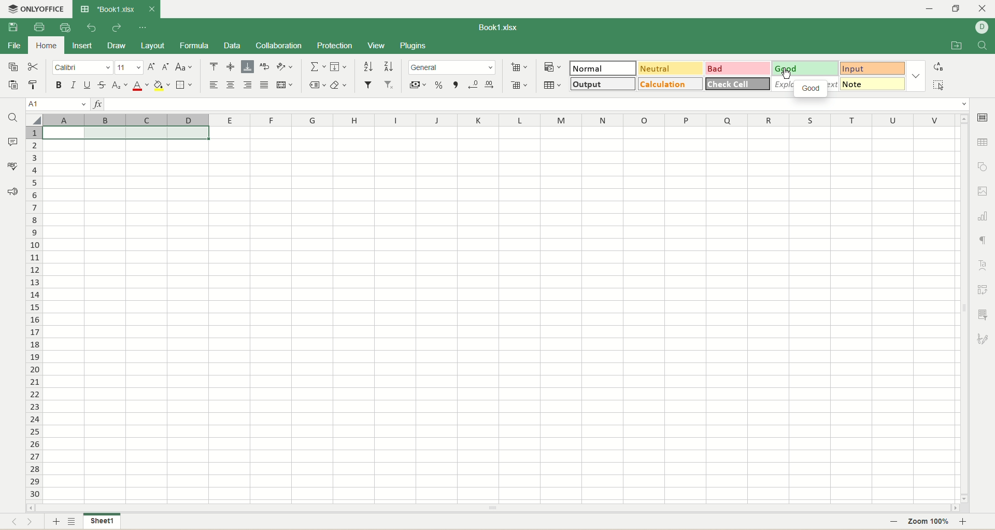 This screenshot has width=995, height=530. What do you see at coordinates (984, 266) in the screenshot?
I see `text art settings` at bounding box center [984, 266].